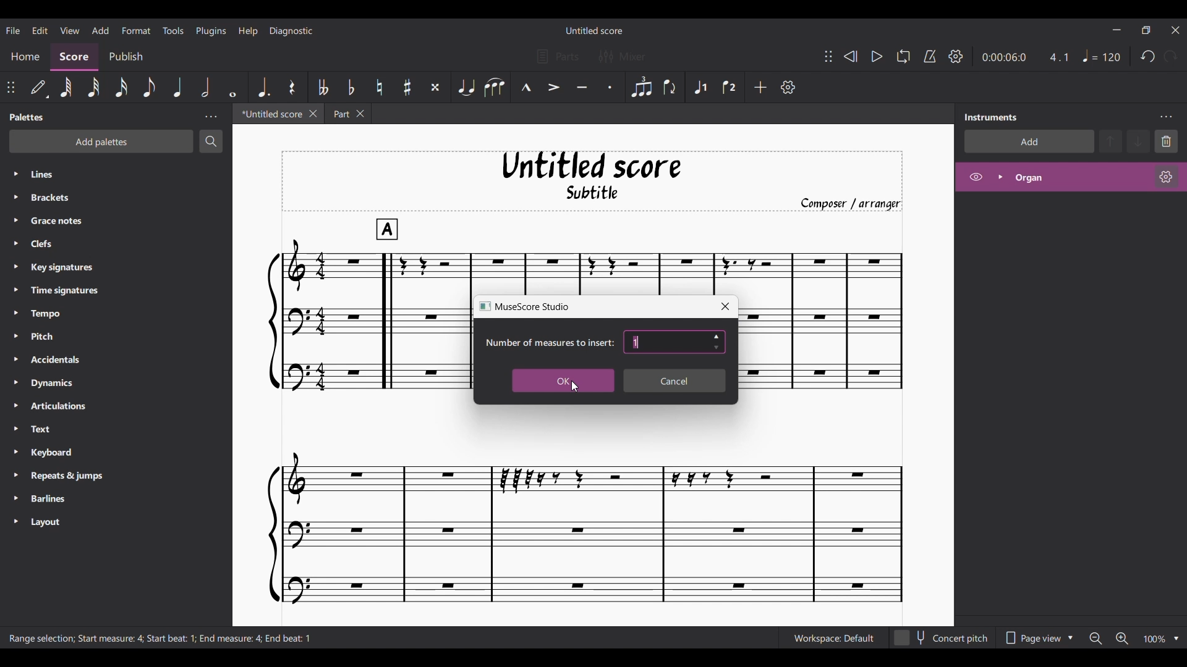  Describe the element at coordinates (173, 30) in the screenshot. I see `Tools menu` at that location.